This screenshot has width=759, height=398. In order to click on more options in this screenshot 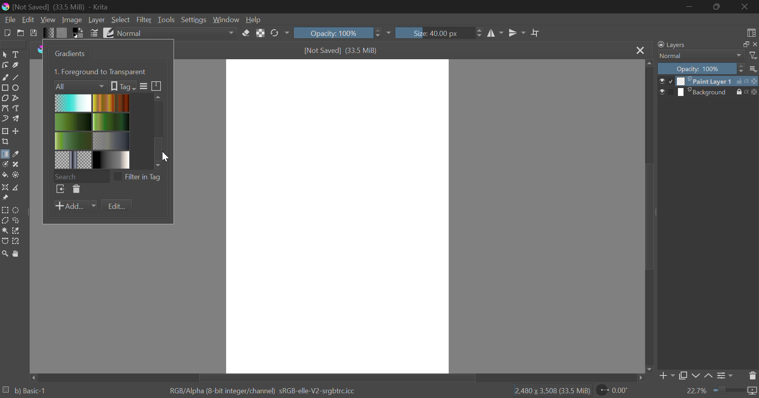, I will do `click(753, 69)`.